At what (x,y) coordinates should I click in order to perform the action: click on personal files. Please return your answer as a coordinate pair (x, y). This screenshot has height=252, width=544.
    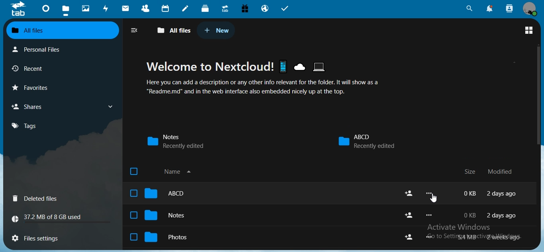
    Looking at the image, I should click on (37, 50).